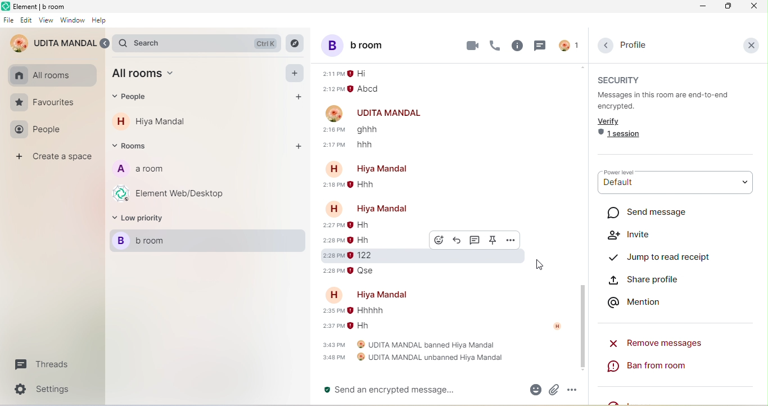 Image resolution: width=768 pixels, height=406 pixels. Describe the element at coordinates (141, 220) in the screenshot. I see `low priority` at that location.